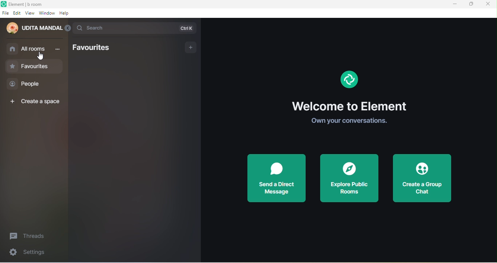  What do you see at coordinates (187, 48) in the screenshot?
I see `add` at bounding box center [187, 48].